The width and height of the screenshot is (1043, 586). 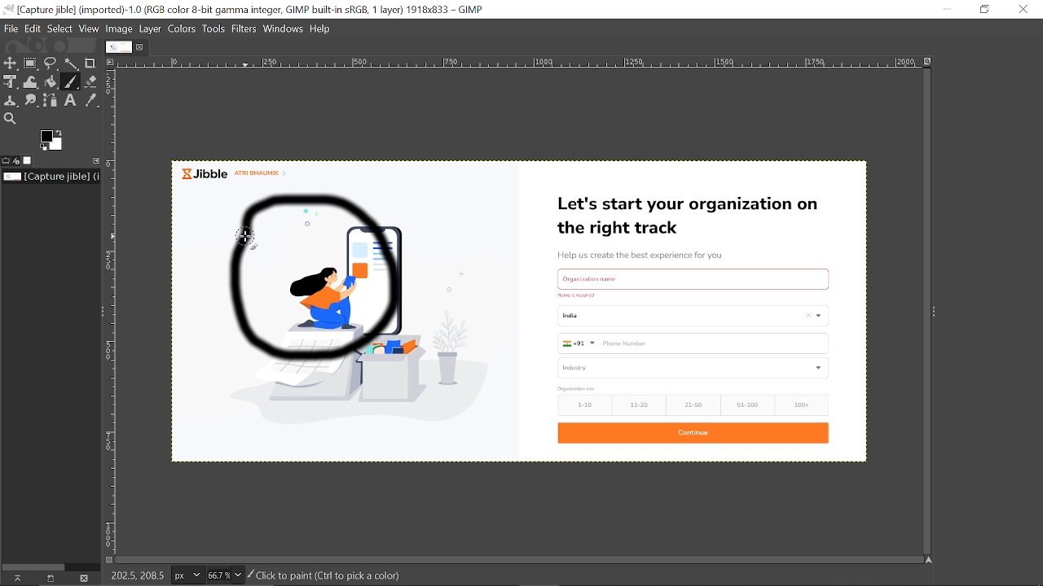 What do you see at coordinates (183, 29) in the screenshot?
I see `Colors` at bounding box center [183, 29].